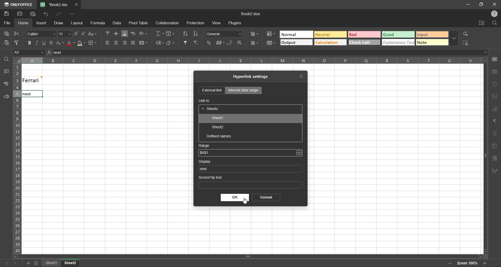 Image resolution: width=501 pixels, height=267 pixels. Describe the element at coordinates (28, 52) in the screenshot. I see `cell address` at that location.